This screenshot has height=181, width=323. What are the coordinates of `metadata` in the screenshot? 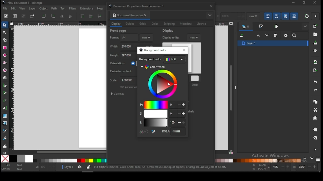 It's located at (186, 24).